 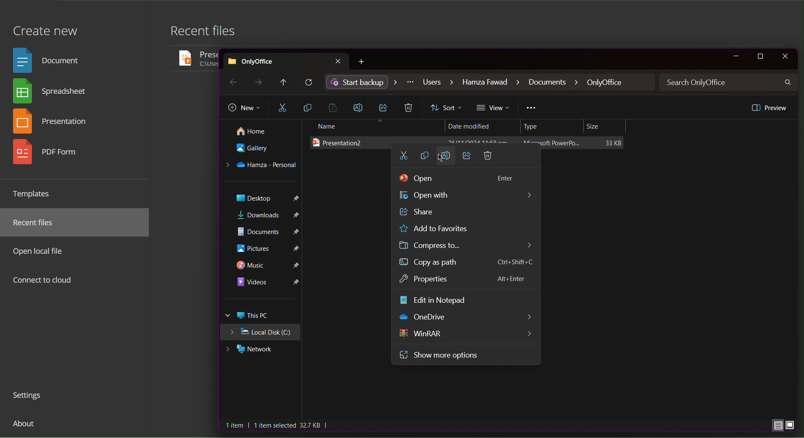 I want to click on Rename, so click(x=448, y=159).